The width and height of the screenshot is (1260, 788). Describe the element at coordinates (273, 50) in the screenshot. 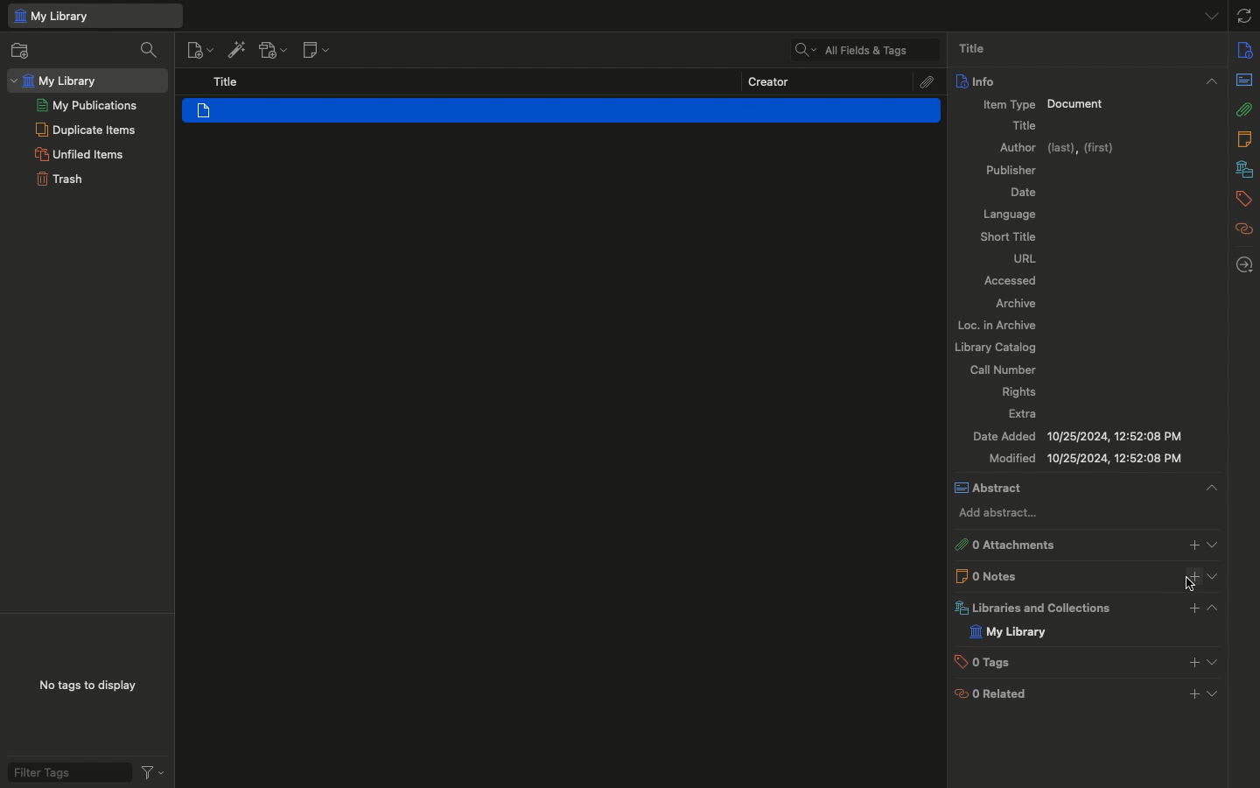

I see `Add attachment` at that location.